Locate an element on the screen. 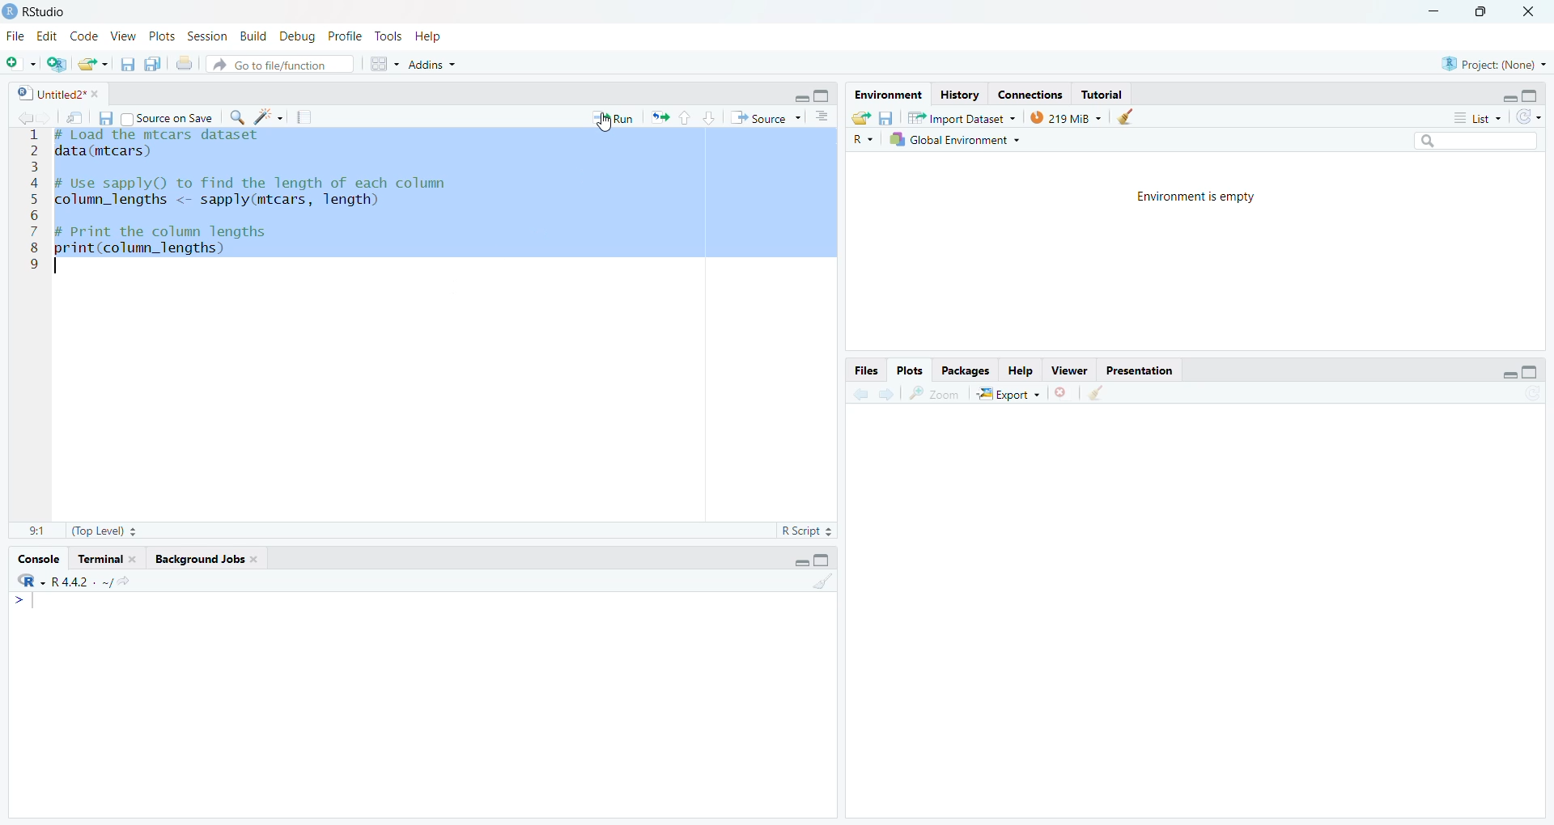  Background Jobs is located at coordinates (205, 560).